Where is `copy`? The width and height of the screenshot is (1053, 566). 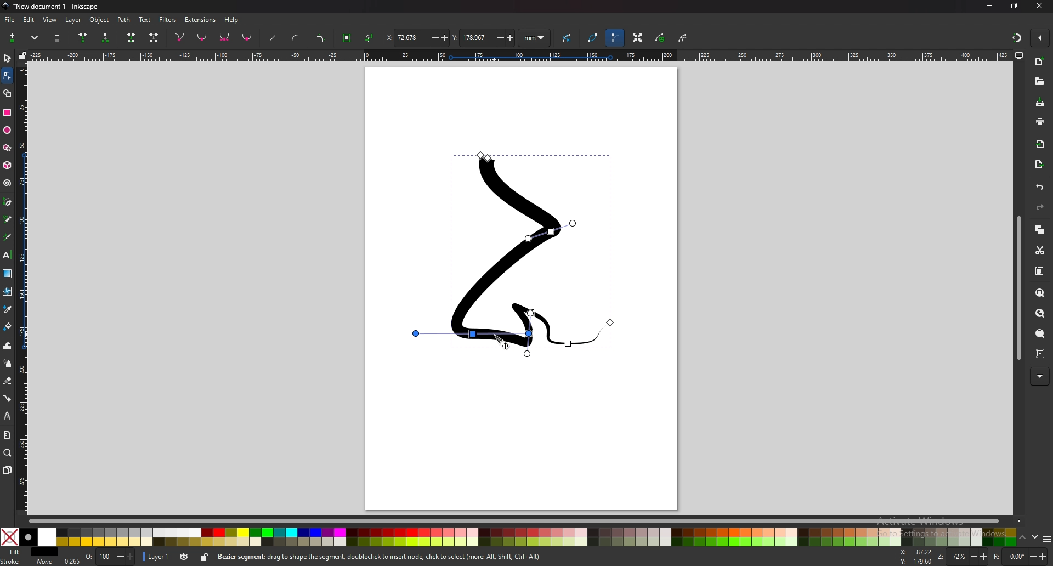 copy is located at coordinates (1040, 231).